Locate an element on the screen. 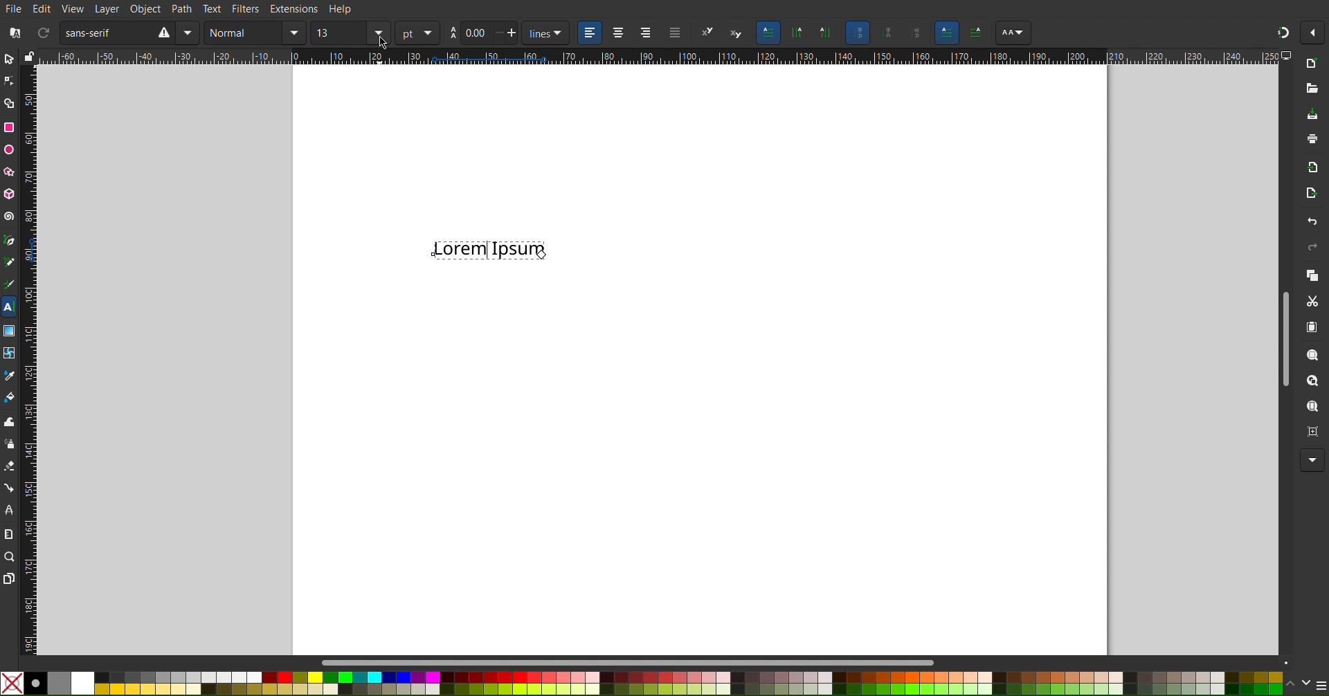 Image resolution: width=1329 pixels, height=696 pixels. More Options is located at coordinates (1312, 461).